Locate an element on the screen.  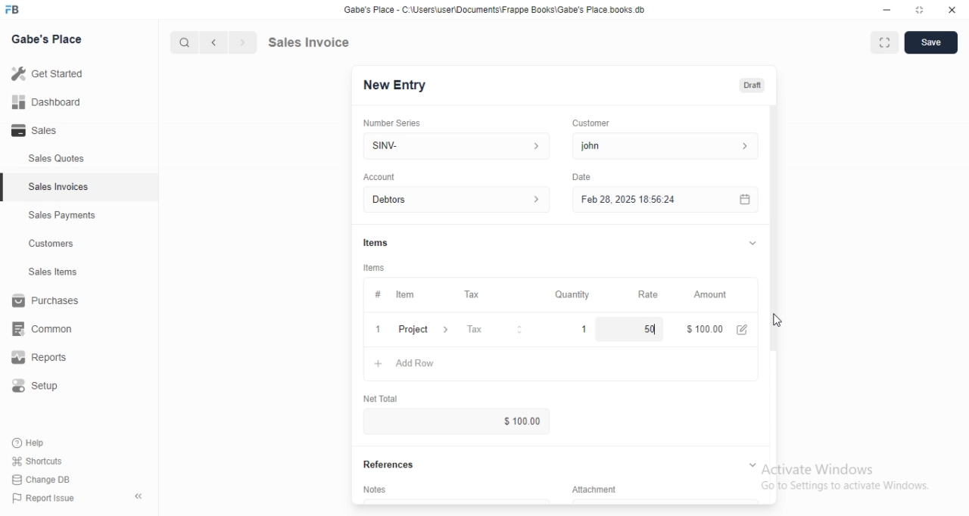
Change DB is located at coordinates (44, 480).